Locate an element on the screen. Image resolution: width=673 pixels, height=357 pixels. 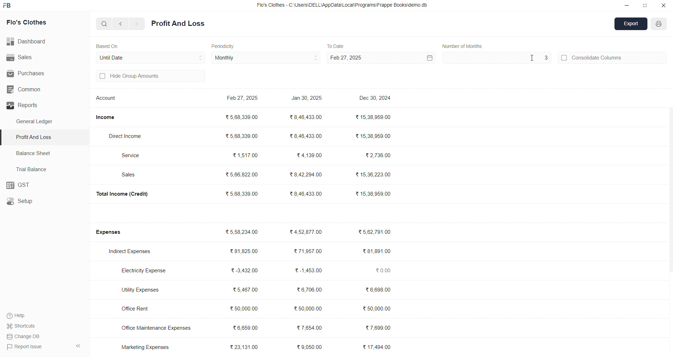
₹8,46,433.00 is located at coordinates (306, 194).